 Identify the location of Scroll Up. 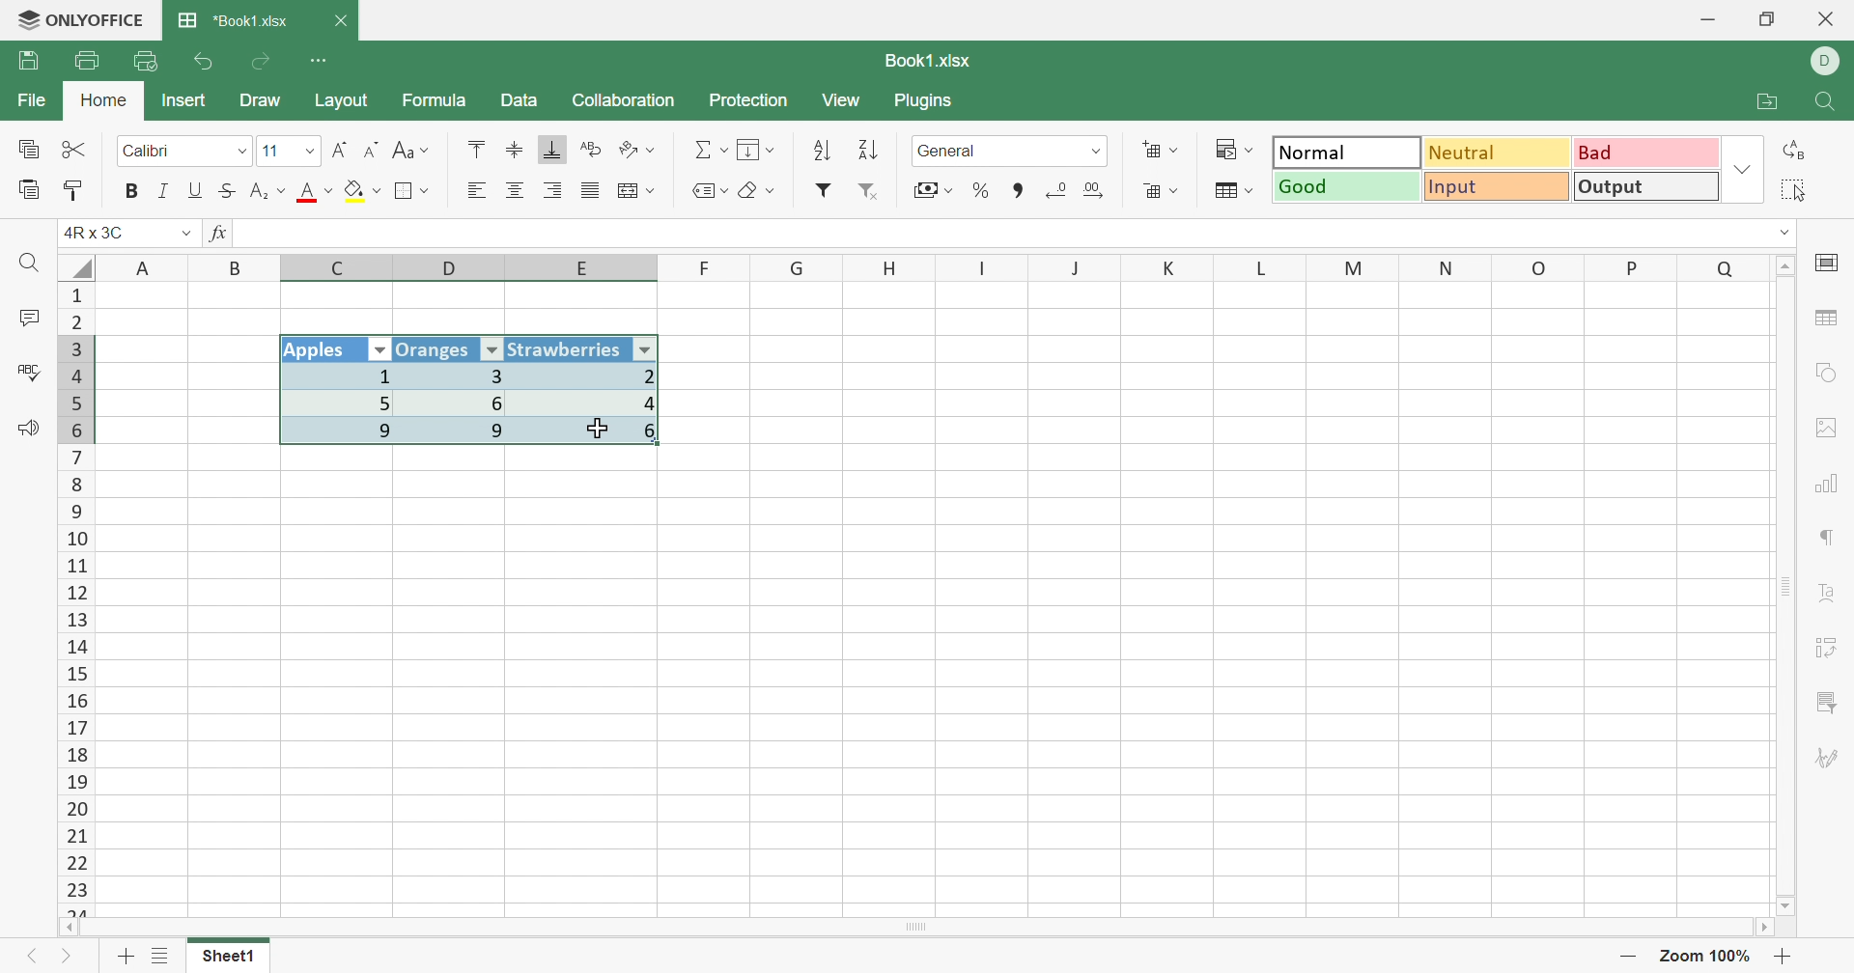
(1787, 264).